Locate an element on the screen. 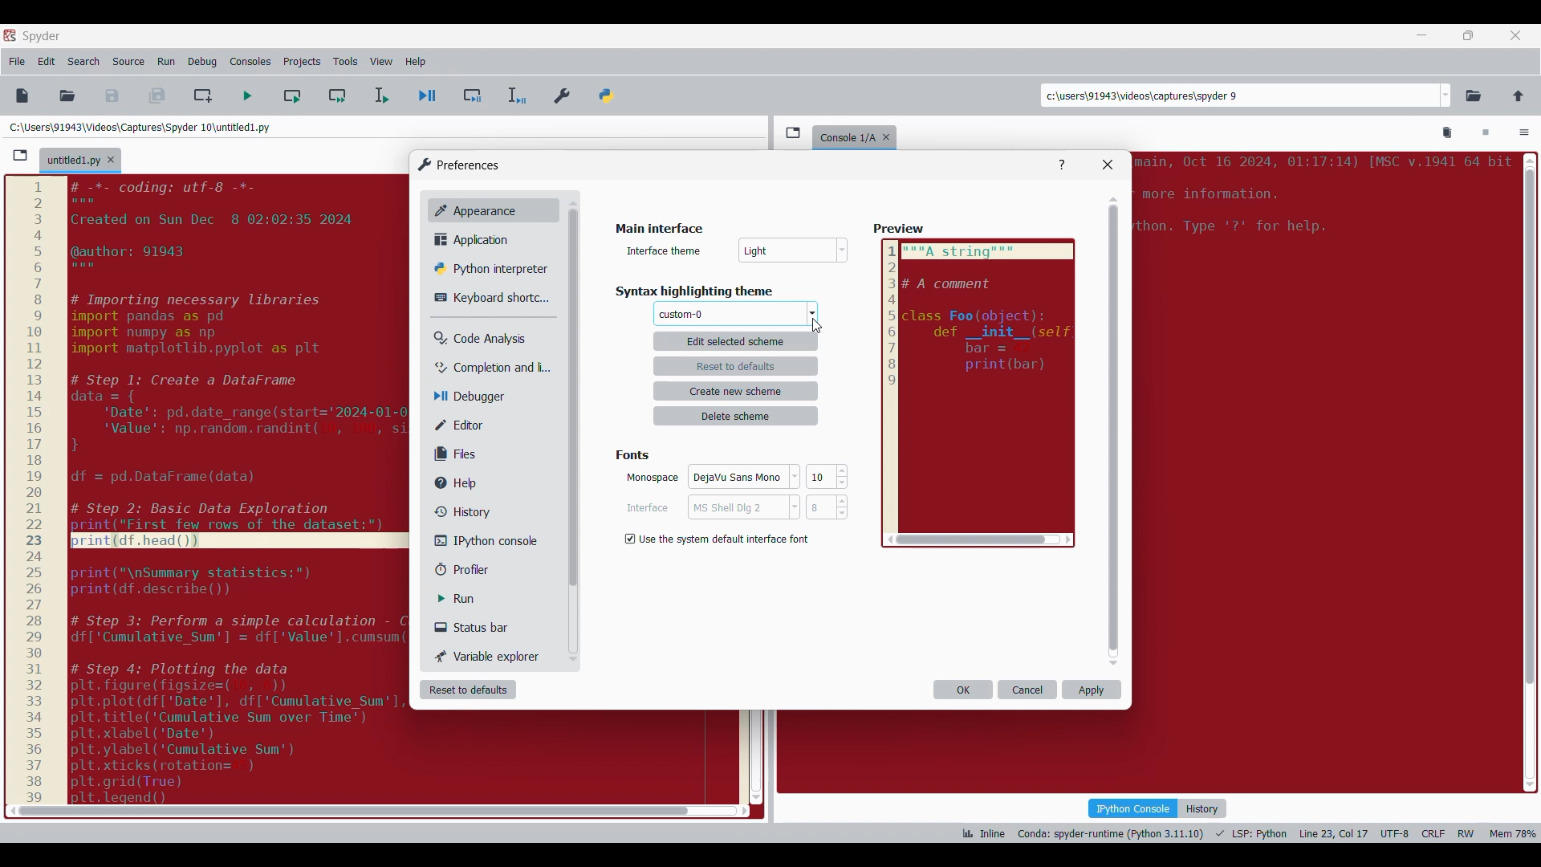 The width and height of the screenshot is (1541, 867). Run file is located at coordinates (247, 96).